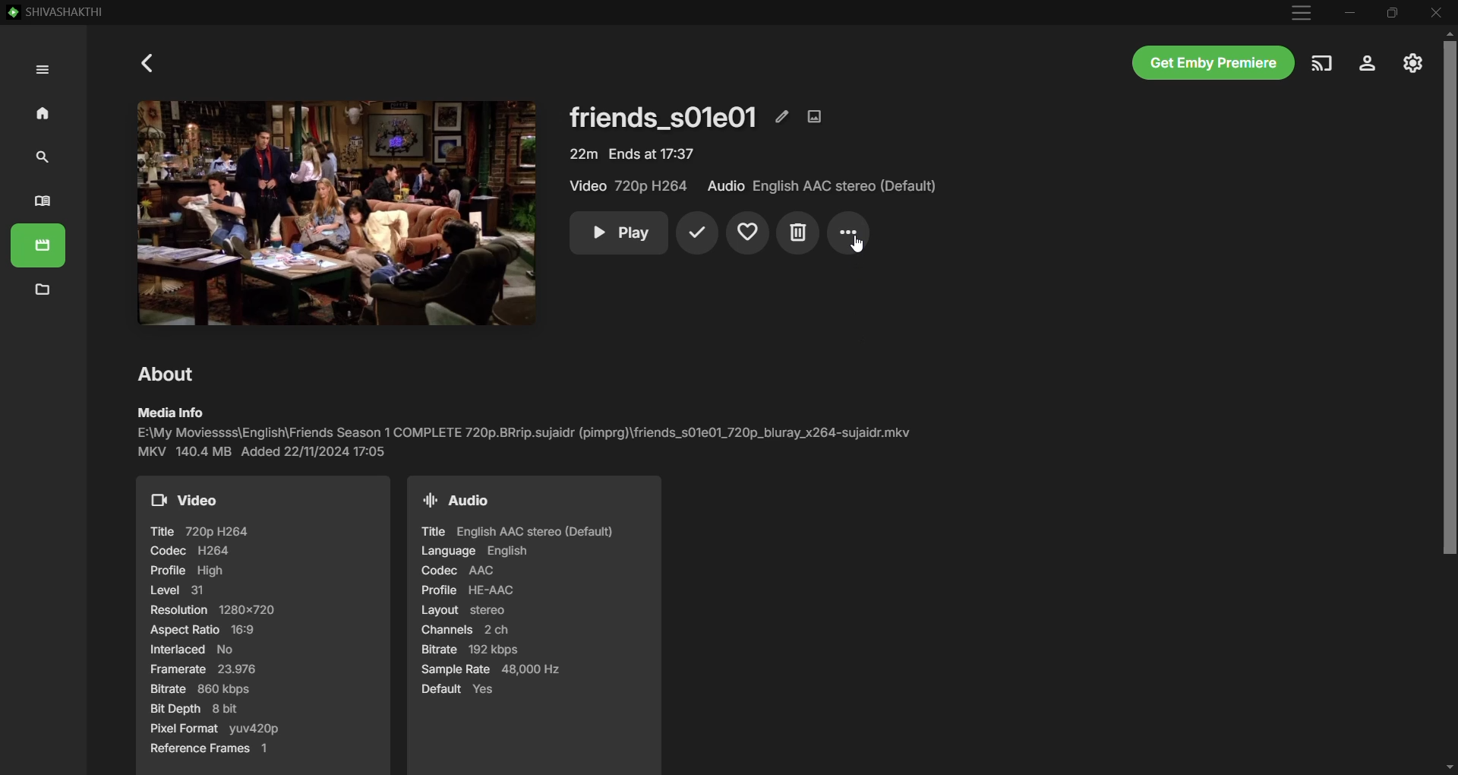  Describe the element at coordinates (1368, 64) in the screenshot. I see `Settings` at that location.